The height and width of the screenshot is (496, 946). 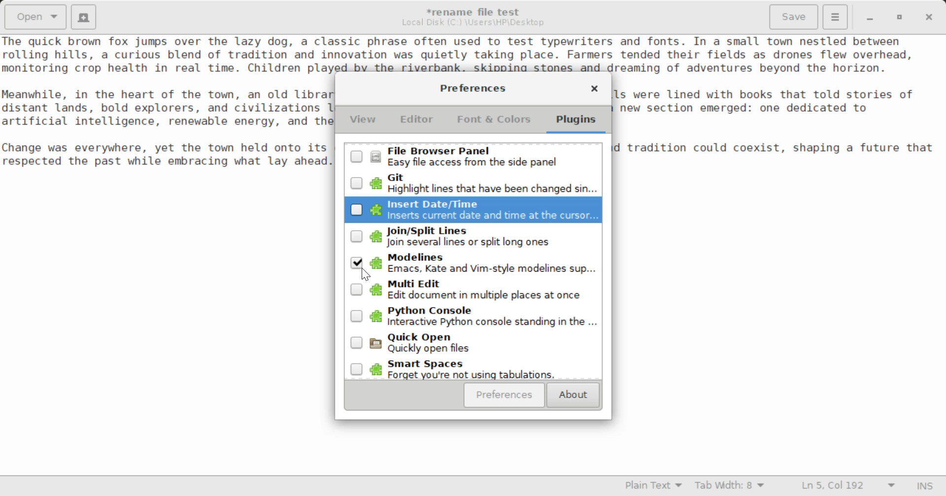 I want to click on Restore Down, so click(x=869, y=17).